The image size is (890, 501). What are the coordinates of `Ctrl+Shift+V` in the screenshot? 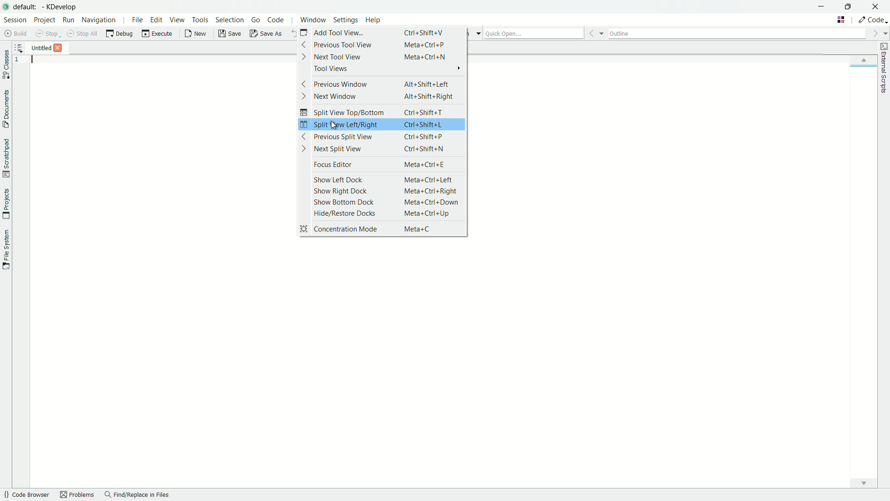 It's located at (428, 32).